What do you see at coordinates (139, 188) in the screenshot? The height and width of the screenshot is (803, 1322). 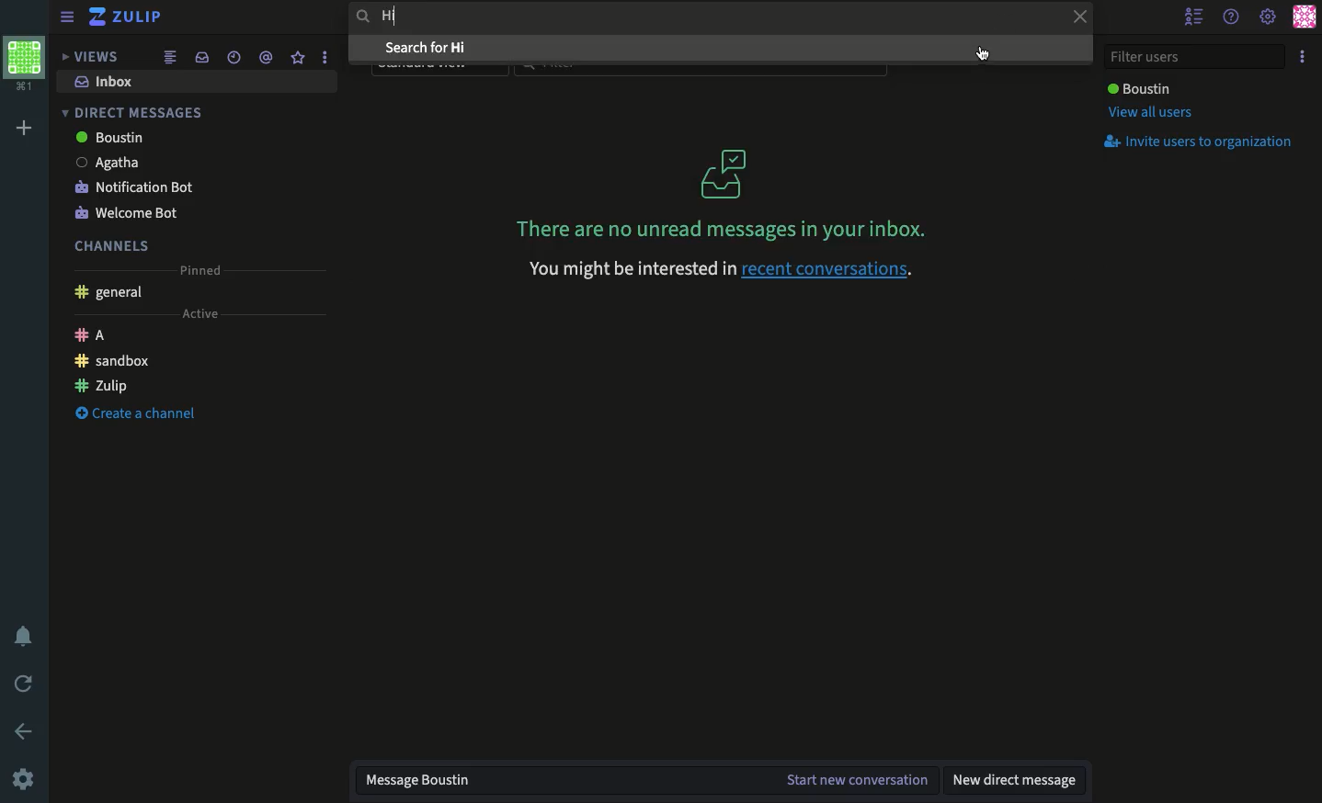 I see `Notification bot` at bounding box center [139, 188].